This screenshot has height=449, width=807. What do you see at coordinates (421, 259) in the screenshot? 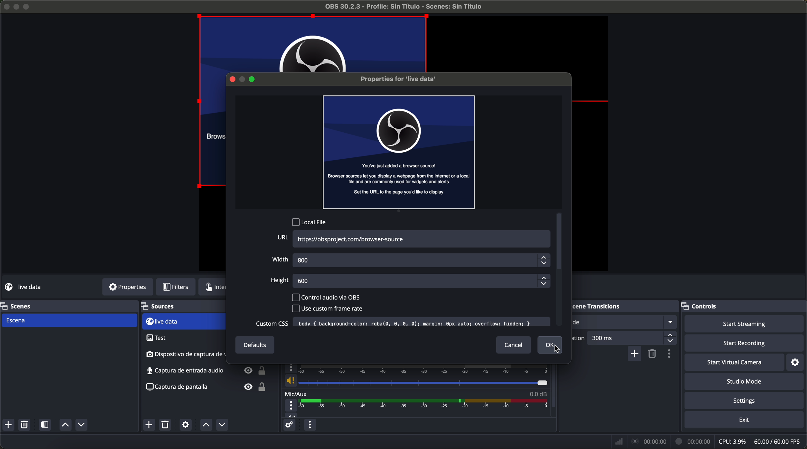
I see `800` at bounding box center [421, 259].